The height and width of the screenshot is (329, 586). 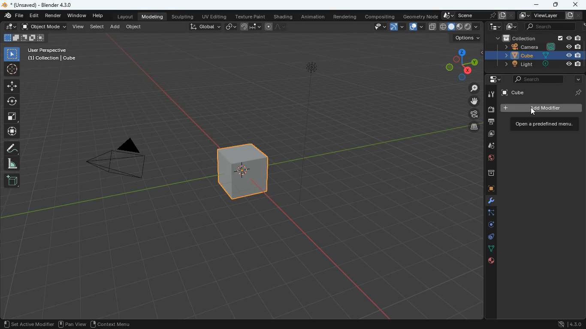 What do you see at coordinates (13, 54) in the screenshot?
I see `select` at bounding box center [13, 54].